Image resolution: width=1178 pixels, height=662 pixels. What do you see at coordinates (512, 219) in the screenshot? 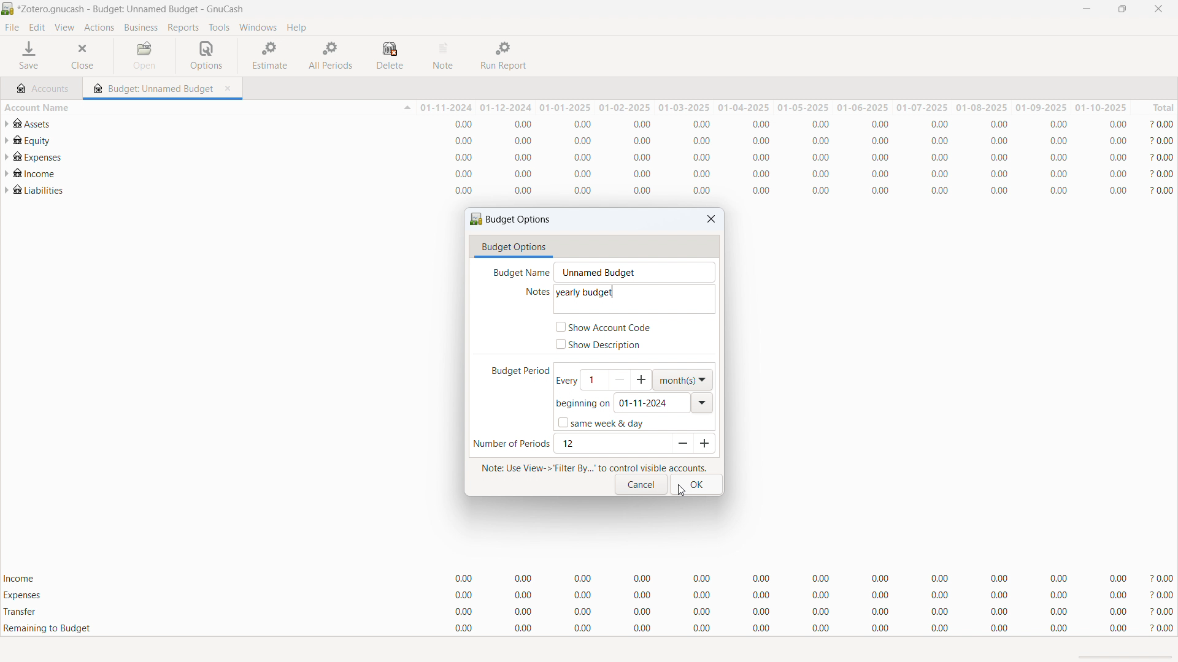
I see `budget options` at bounding box center [512, 219].